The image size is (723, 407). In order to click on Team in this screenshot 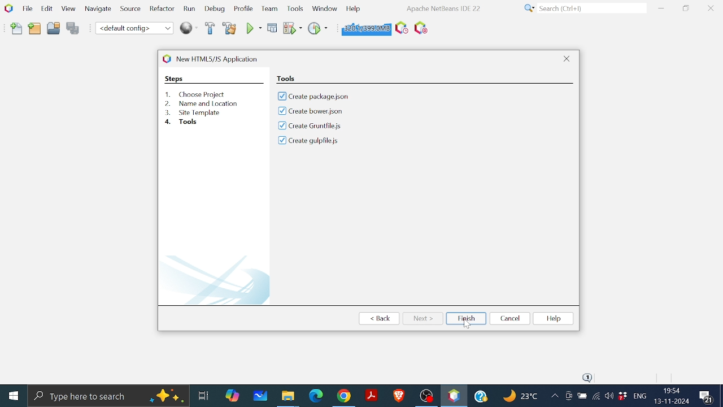, I will do `click(268, 9)`.